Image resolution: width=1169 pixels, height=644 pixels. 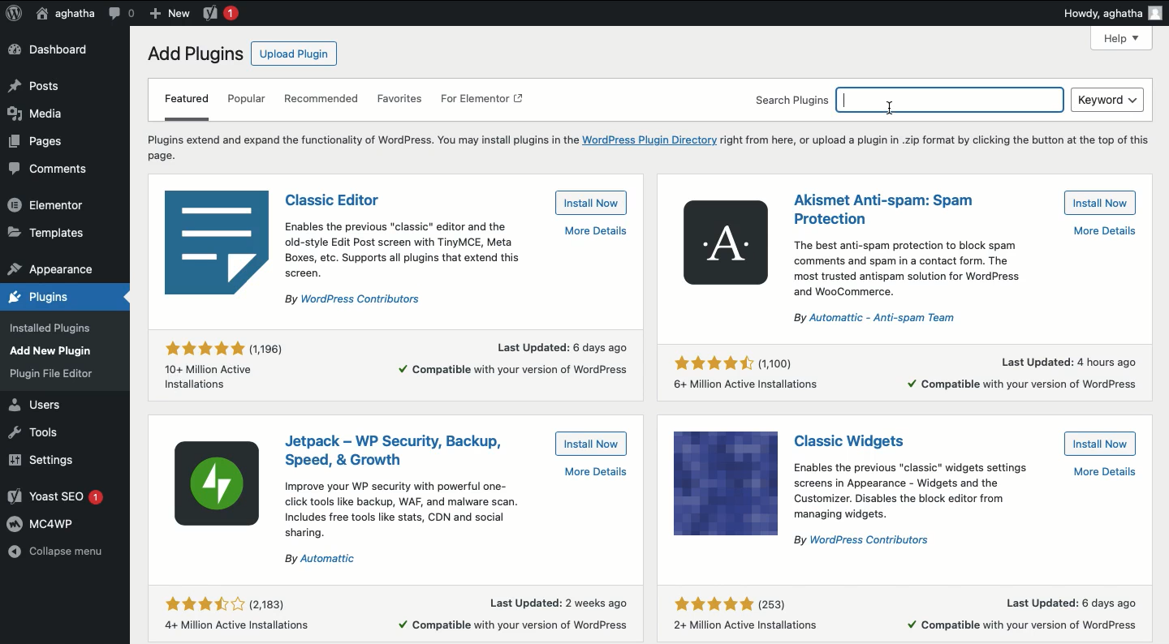 I want to click on Install now, so click(x=591, y=443).